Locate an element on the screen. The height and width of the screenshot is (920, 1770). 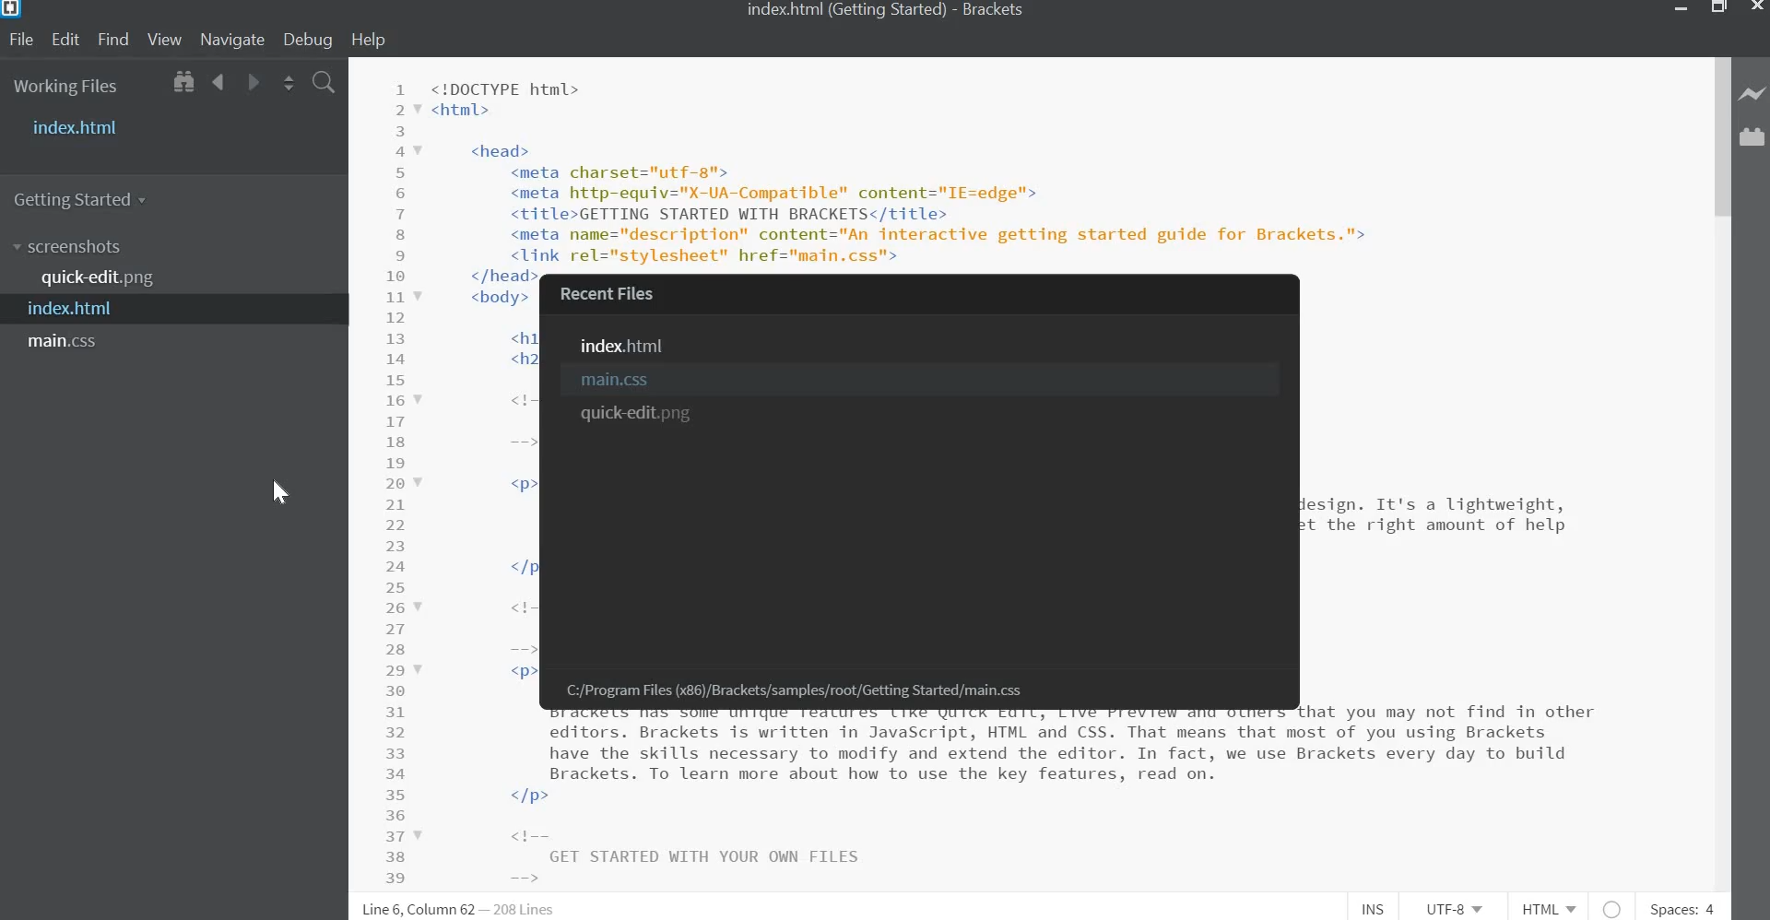
editor area is located at coordinates (440, 582).